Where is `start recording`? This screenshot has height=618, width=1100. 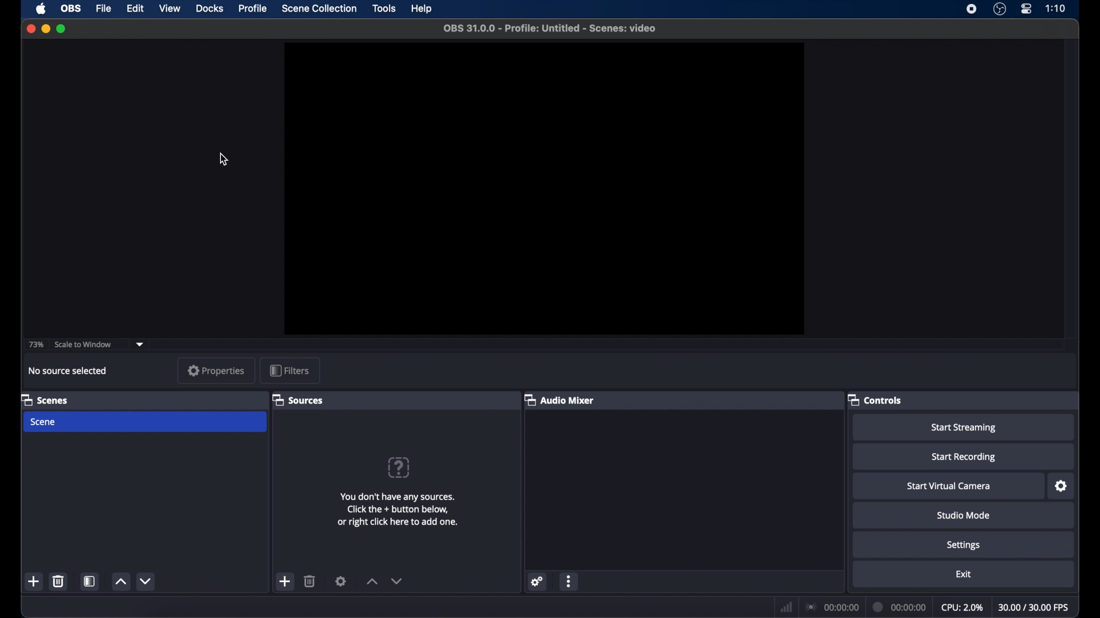 start recording is located at coordinates (968, 457).